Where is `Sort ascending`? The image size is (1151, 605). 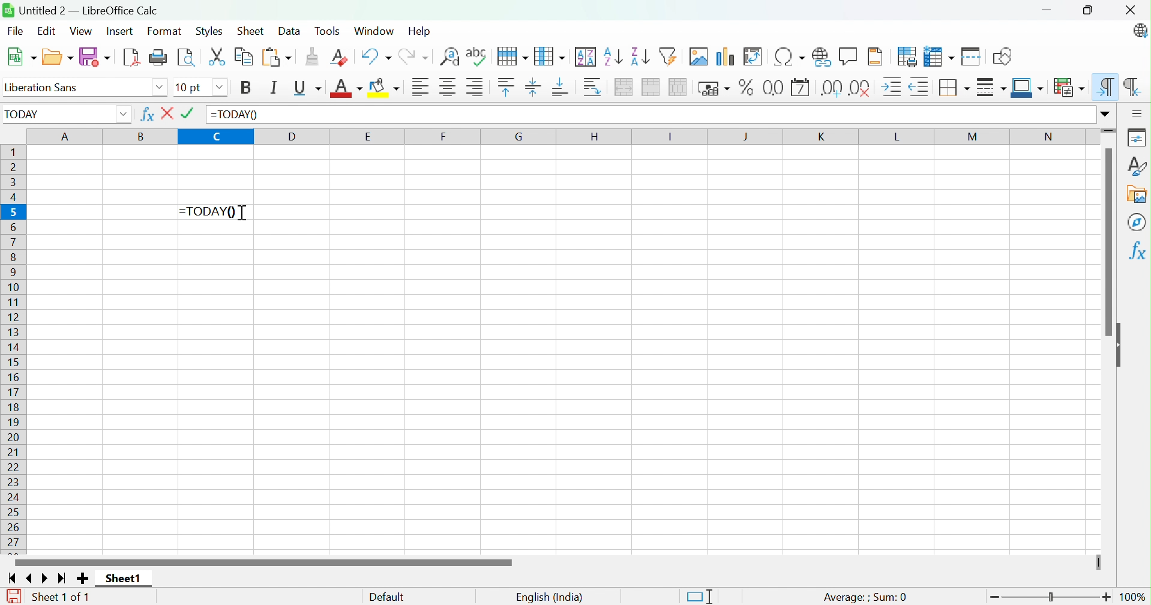 Sort ascending is located at coordinates (613, 57).